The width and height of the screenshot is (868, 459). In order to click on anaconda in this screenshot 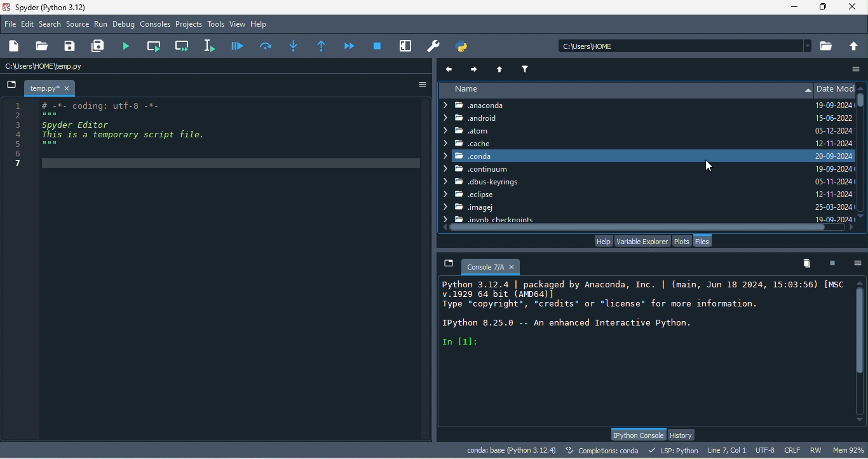, I will do `click(484, 106)`.